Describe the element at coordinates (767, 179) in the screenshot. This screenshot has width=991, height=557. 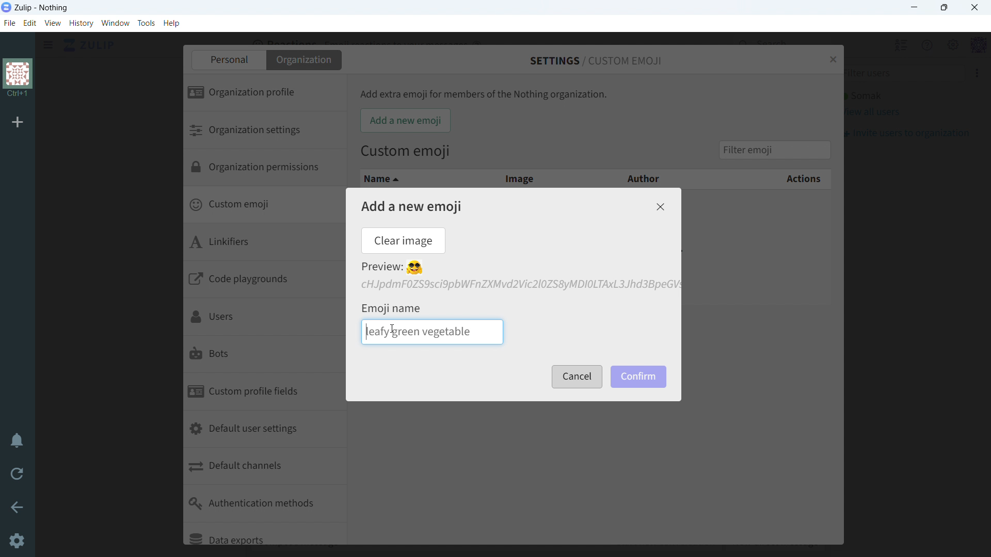
I see `actions` at that location.